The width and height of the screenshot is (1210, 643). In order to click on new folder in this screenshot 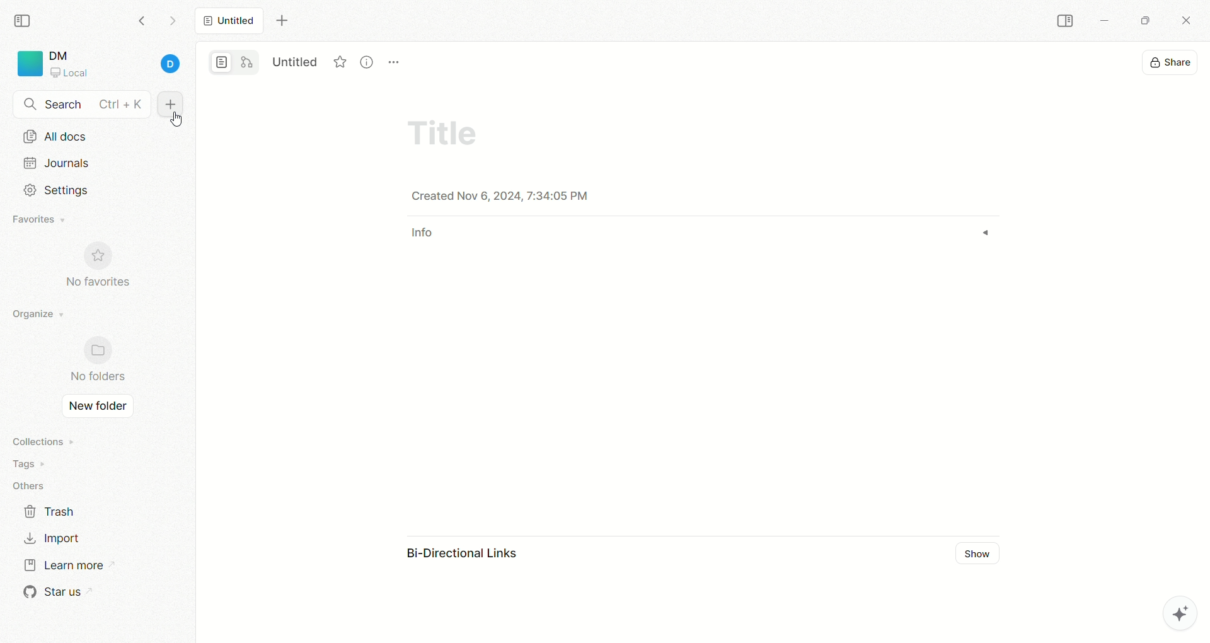, I will do `click(94, 407)`.